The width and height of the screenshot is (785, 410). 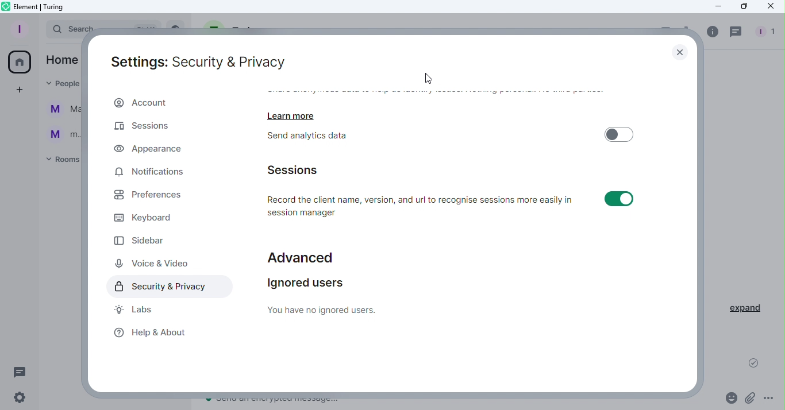 What do you see at coordinates (166, 102) in the screenshot?
I see `Account` at bounding box center [166, 102].